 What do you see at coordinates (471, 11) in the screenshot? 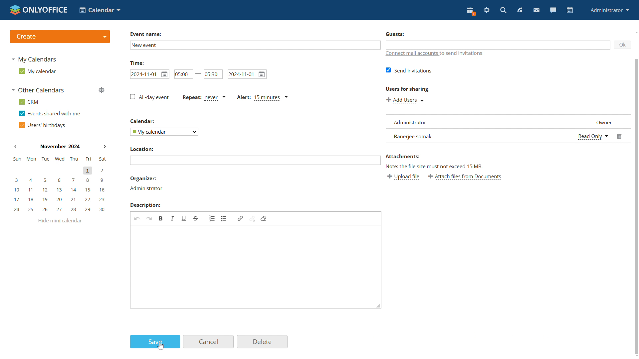
I see `present` at bounding box center [471, 11].